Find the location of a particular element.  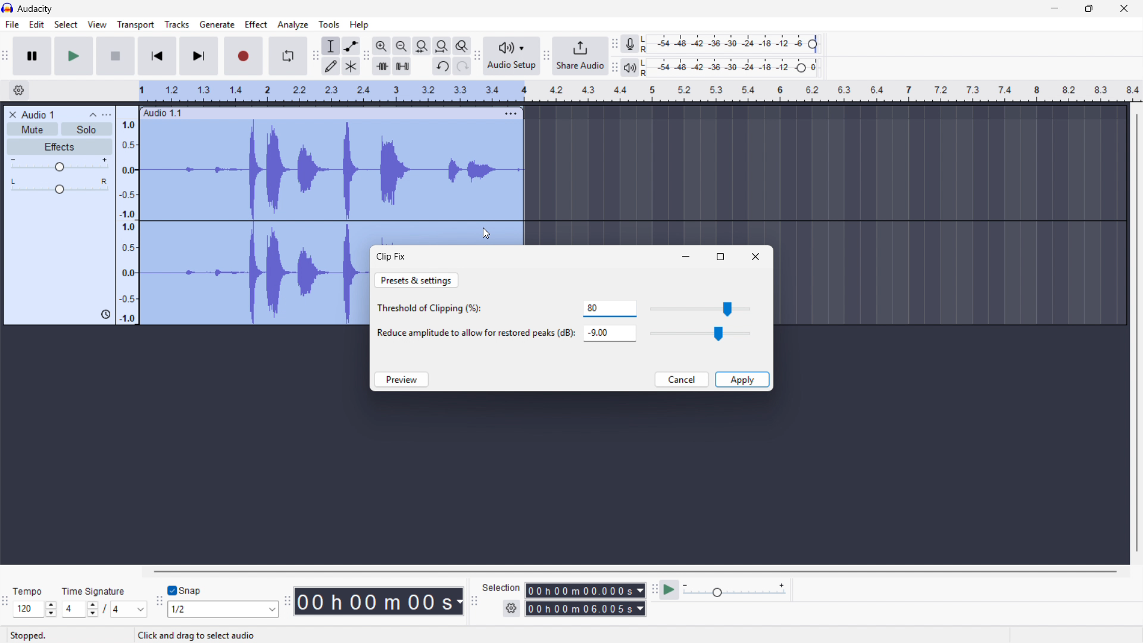

Remove track  is located at coordinates (13, 115).